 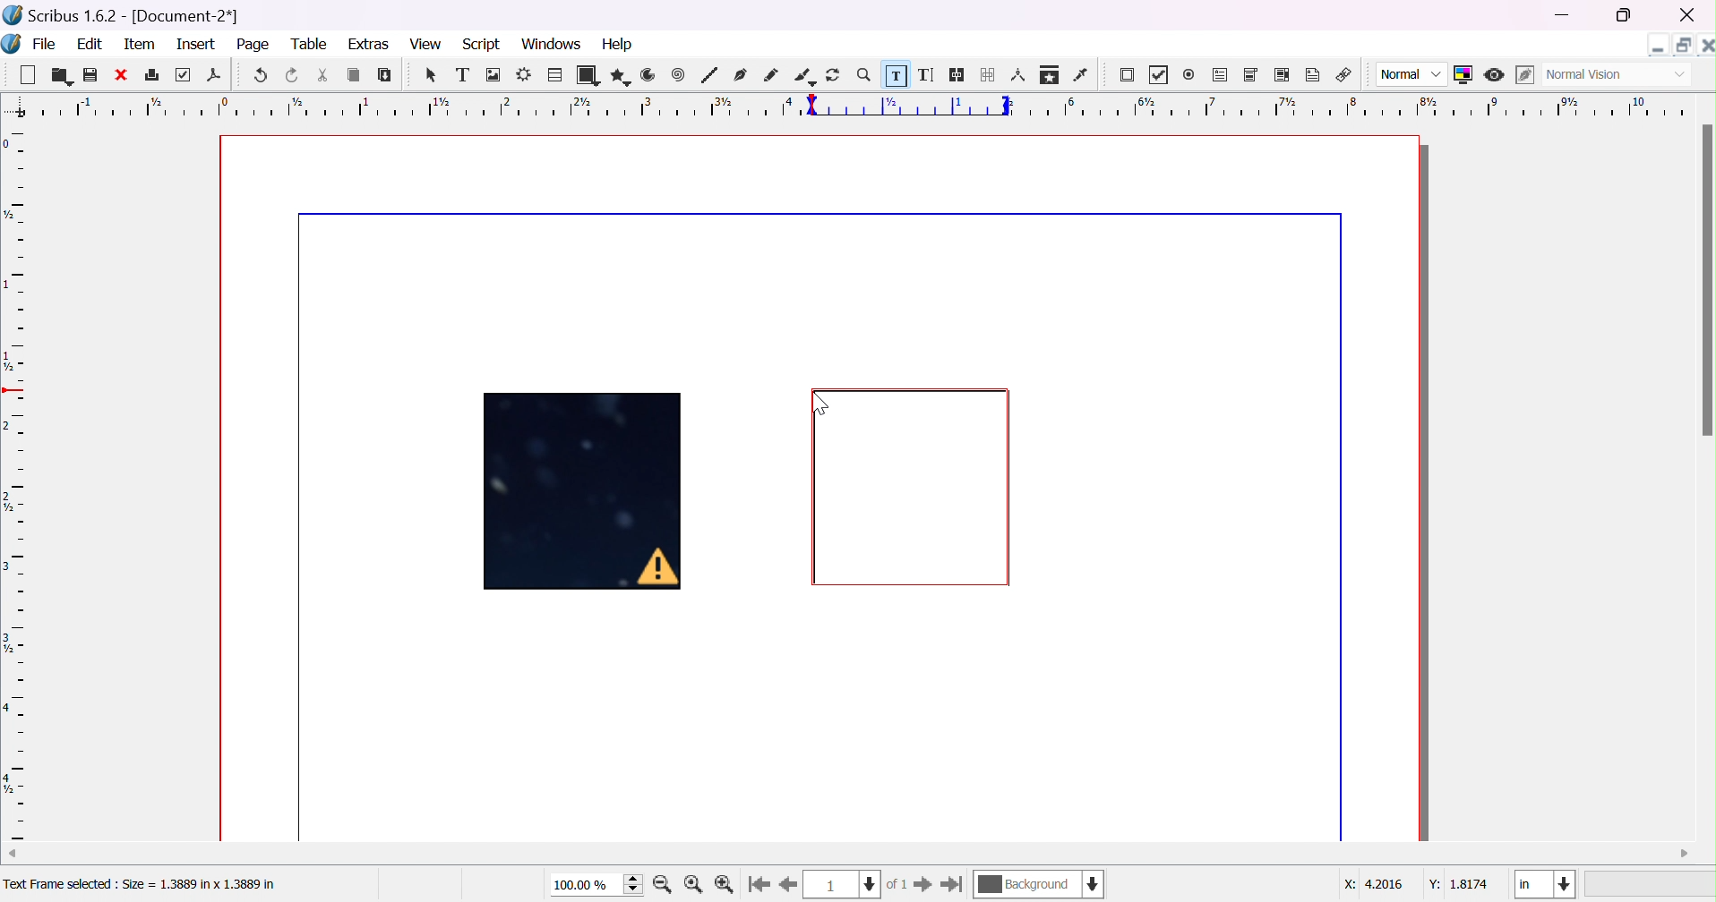 What do you see at coordinates (953, 884) in the screenshot?
I see `go to last page` at bounding box center [953, 884].